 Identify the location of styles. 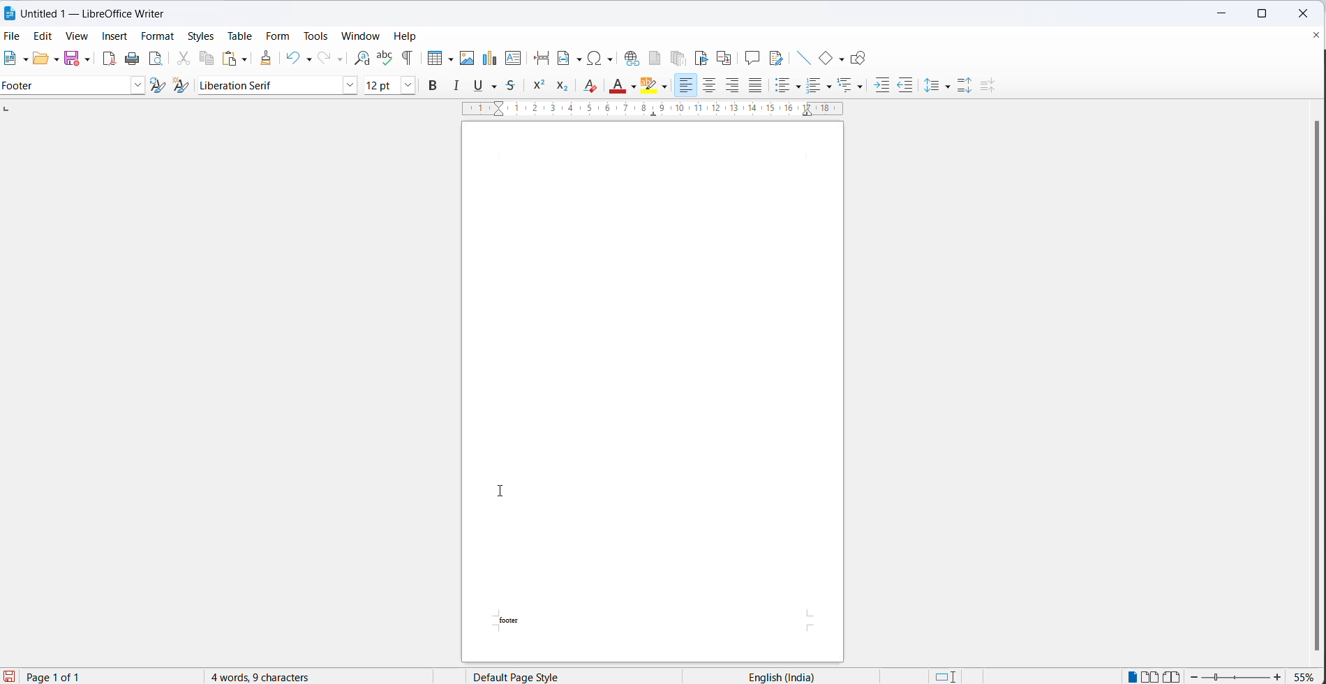
(202, 38).